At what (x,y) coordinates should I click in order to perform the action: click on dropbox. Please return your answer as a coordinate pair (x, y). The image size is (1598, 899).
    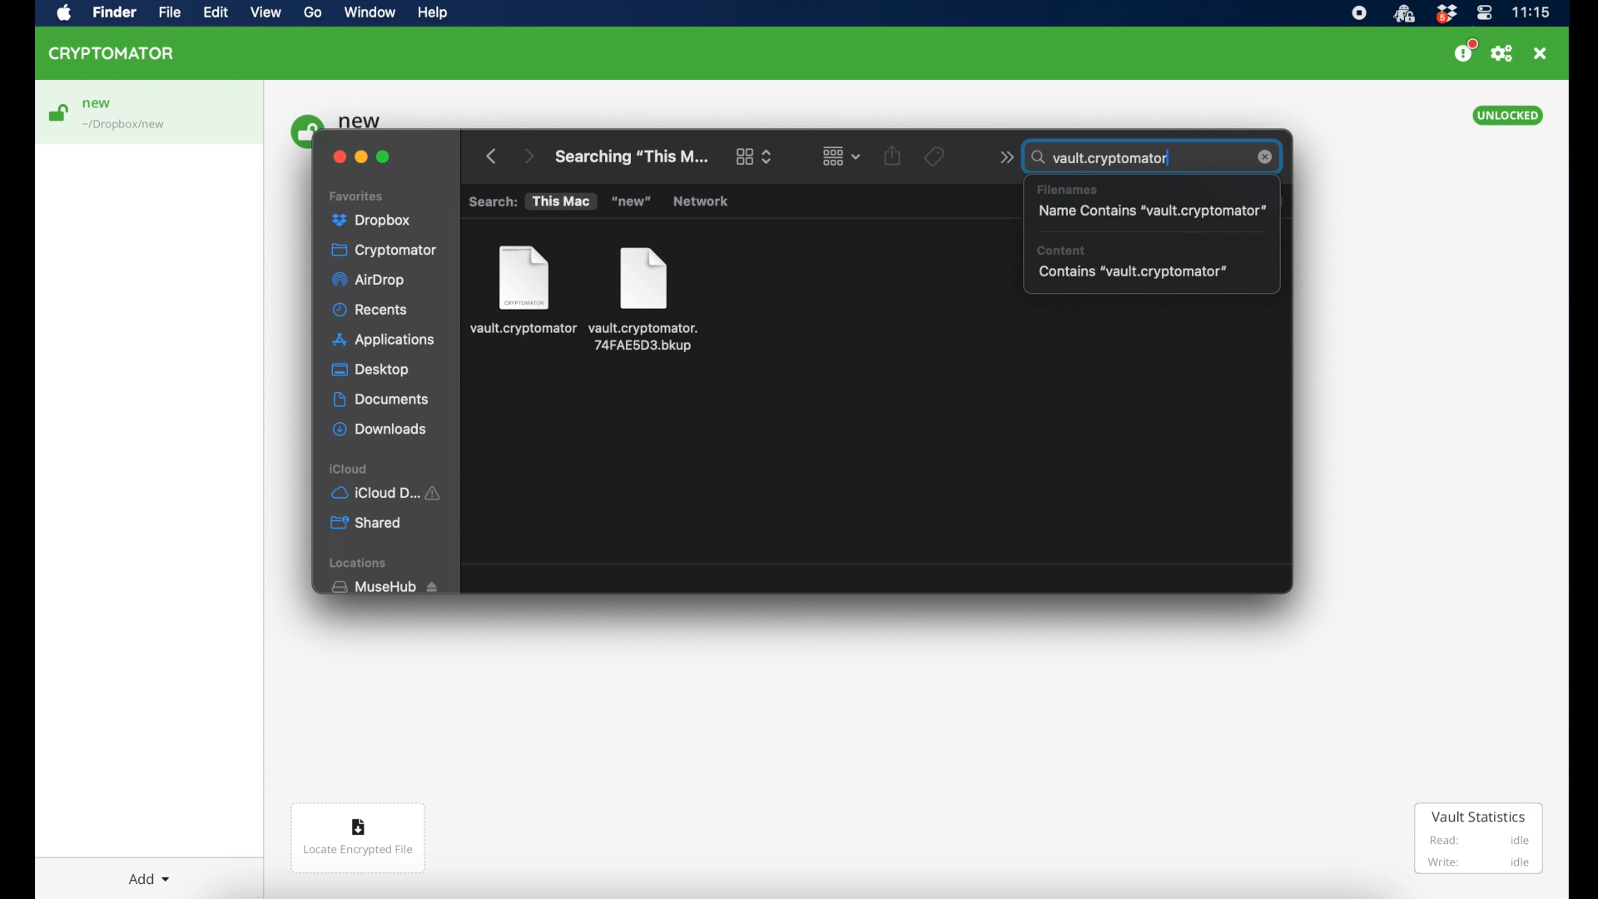
    Looking at the image, I should click on (1446, 14).